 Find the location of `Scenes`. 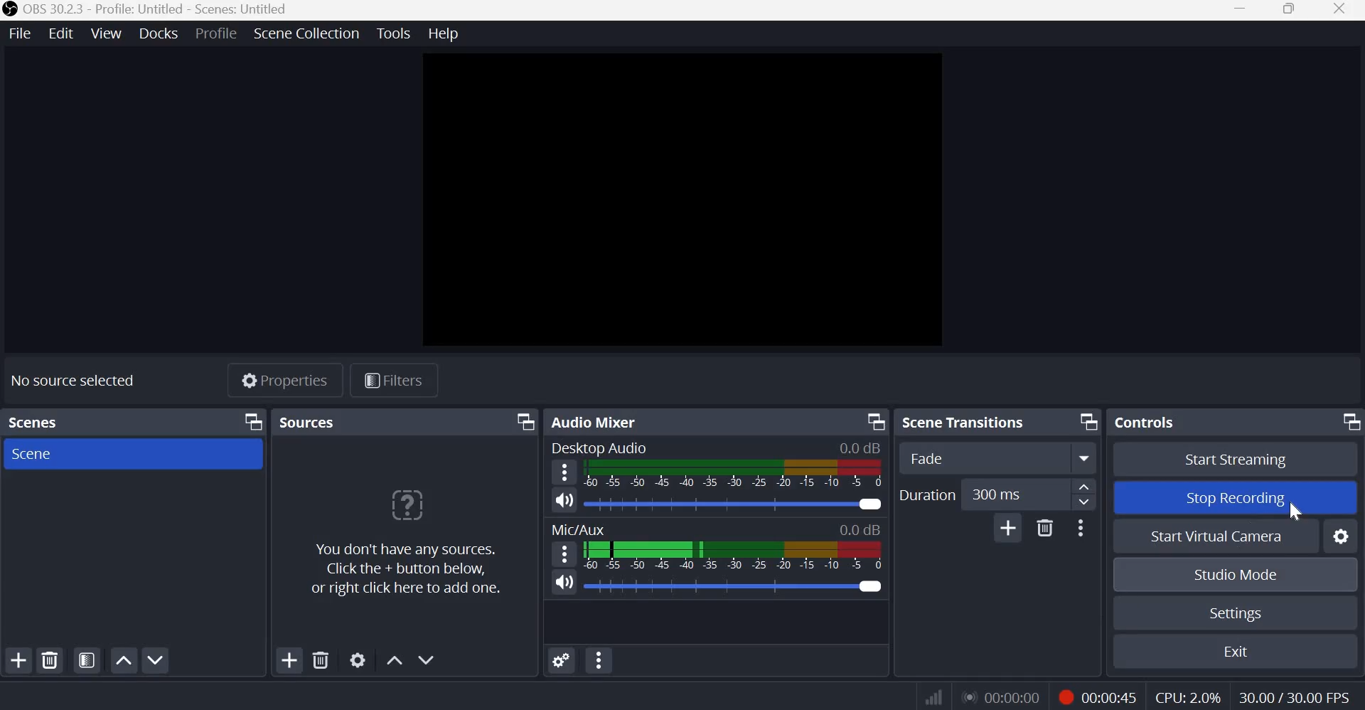

Scenes is located at coordinates (40, 421).